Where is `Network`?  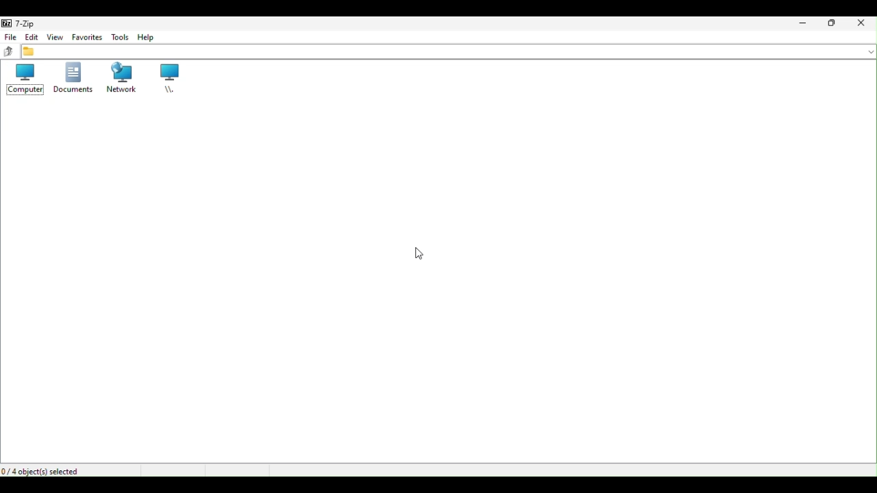
Network is located at coordinates (125, 79).